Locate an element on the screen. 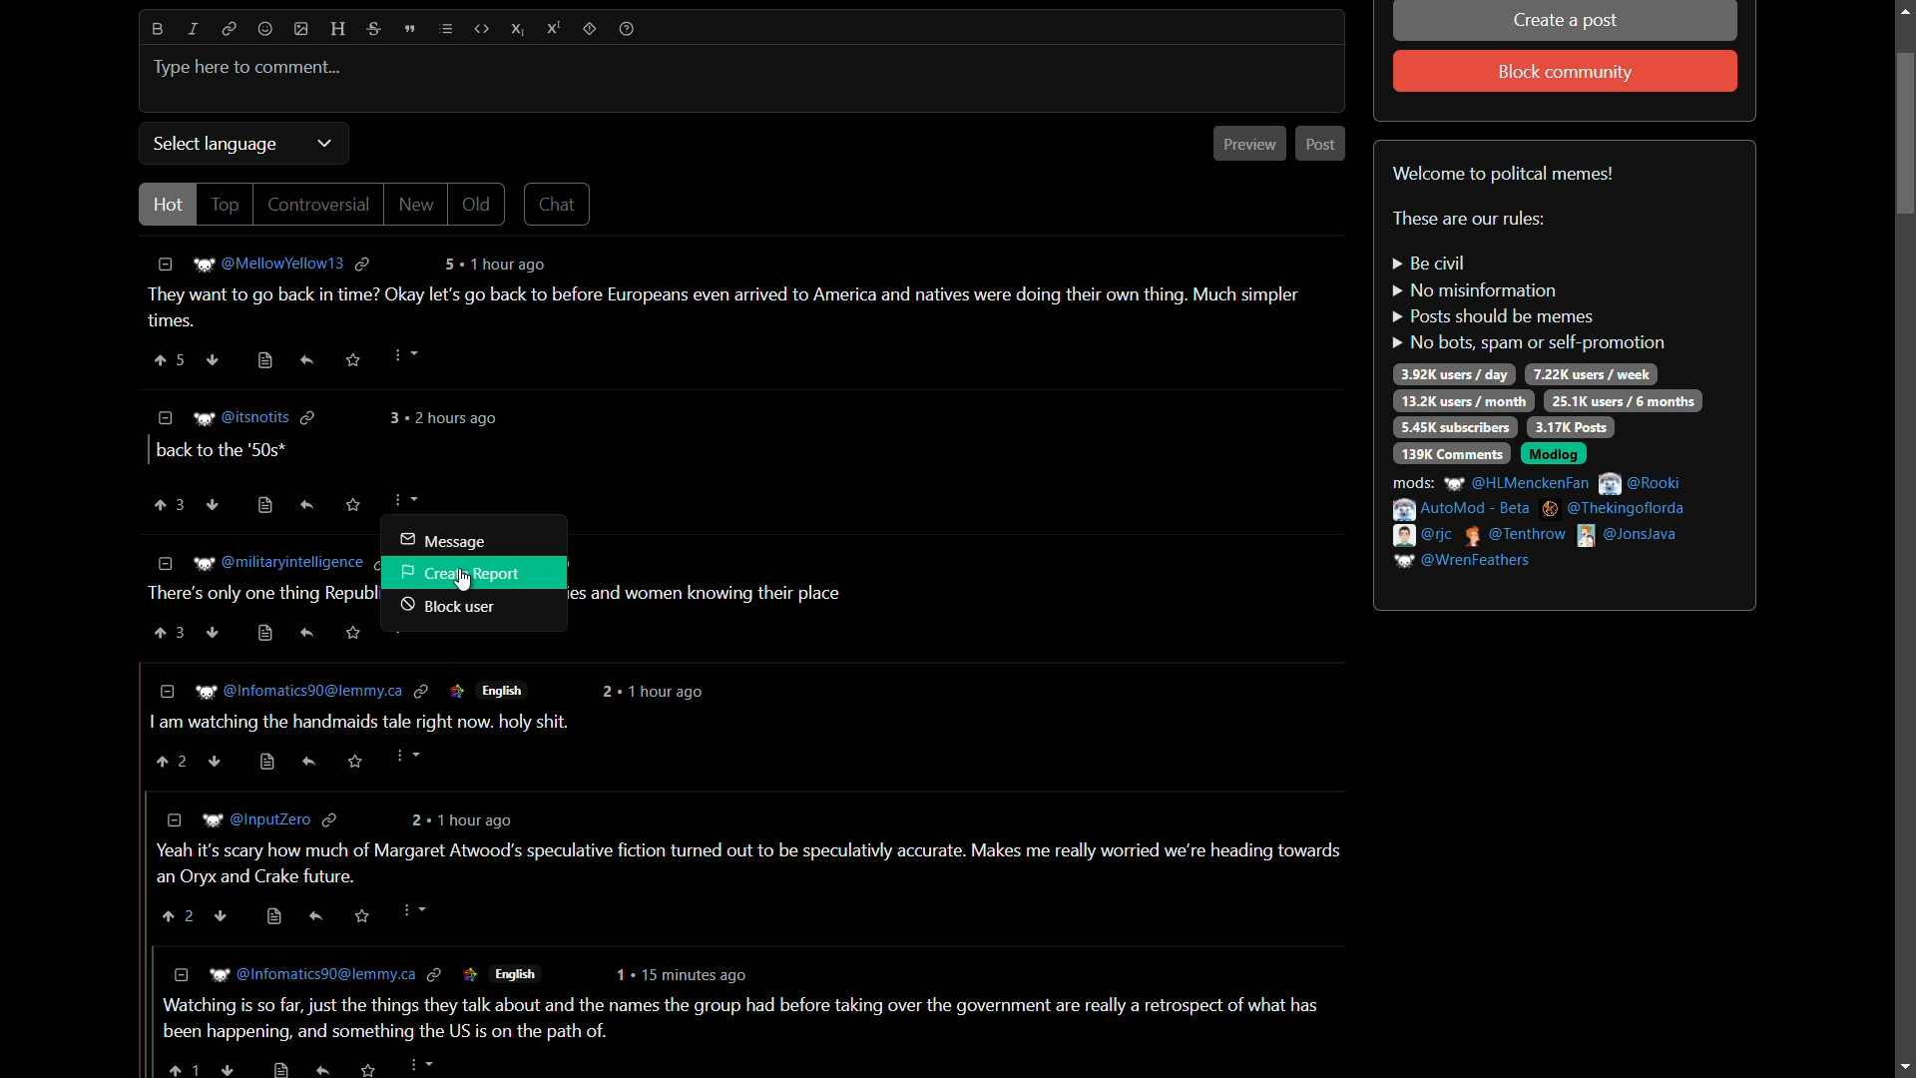 Image resolution: width=1916 pixels, height=1078 pixels. block user is located at coordinates (448, 609).